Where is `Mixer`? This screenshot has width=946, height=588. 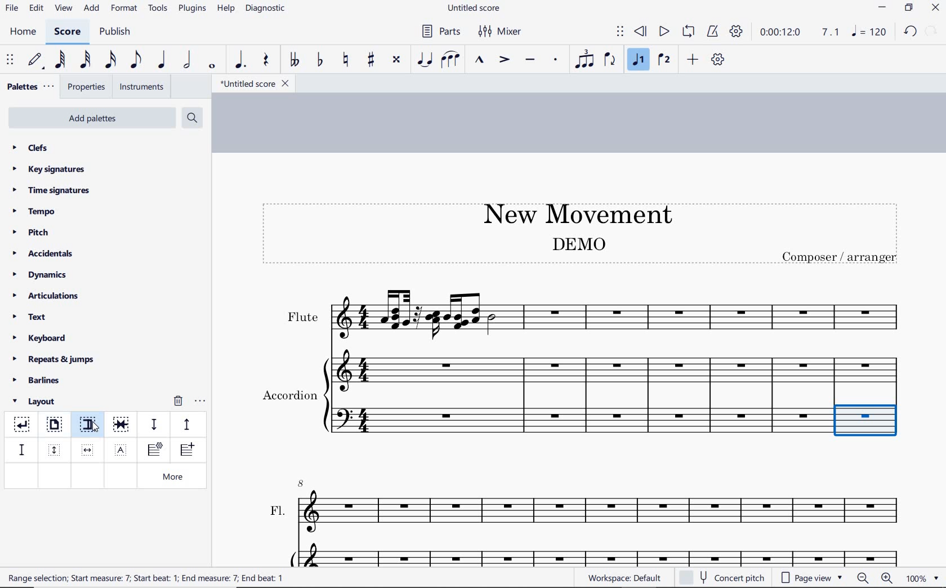 Mixer is located at coordinates (501, 32).